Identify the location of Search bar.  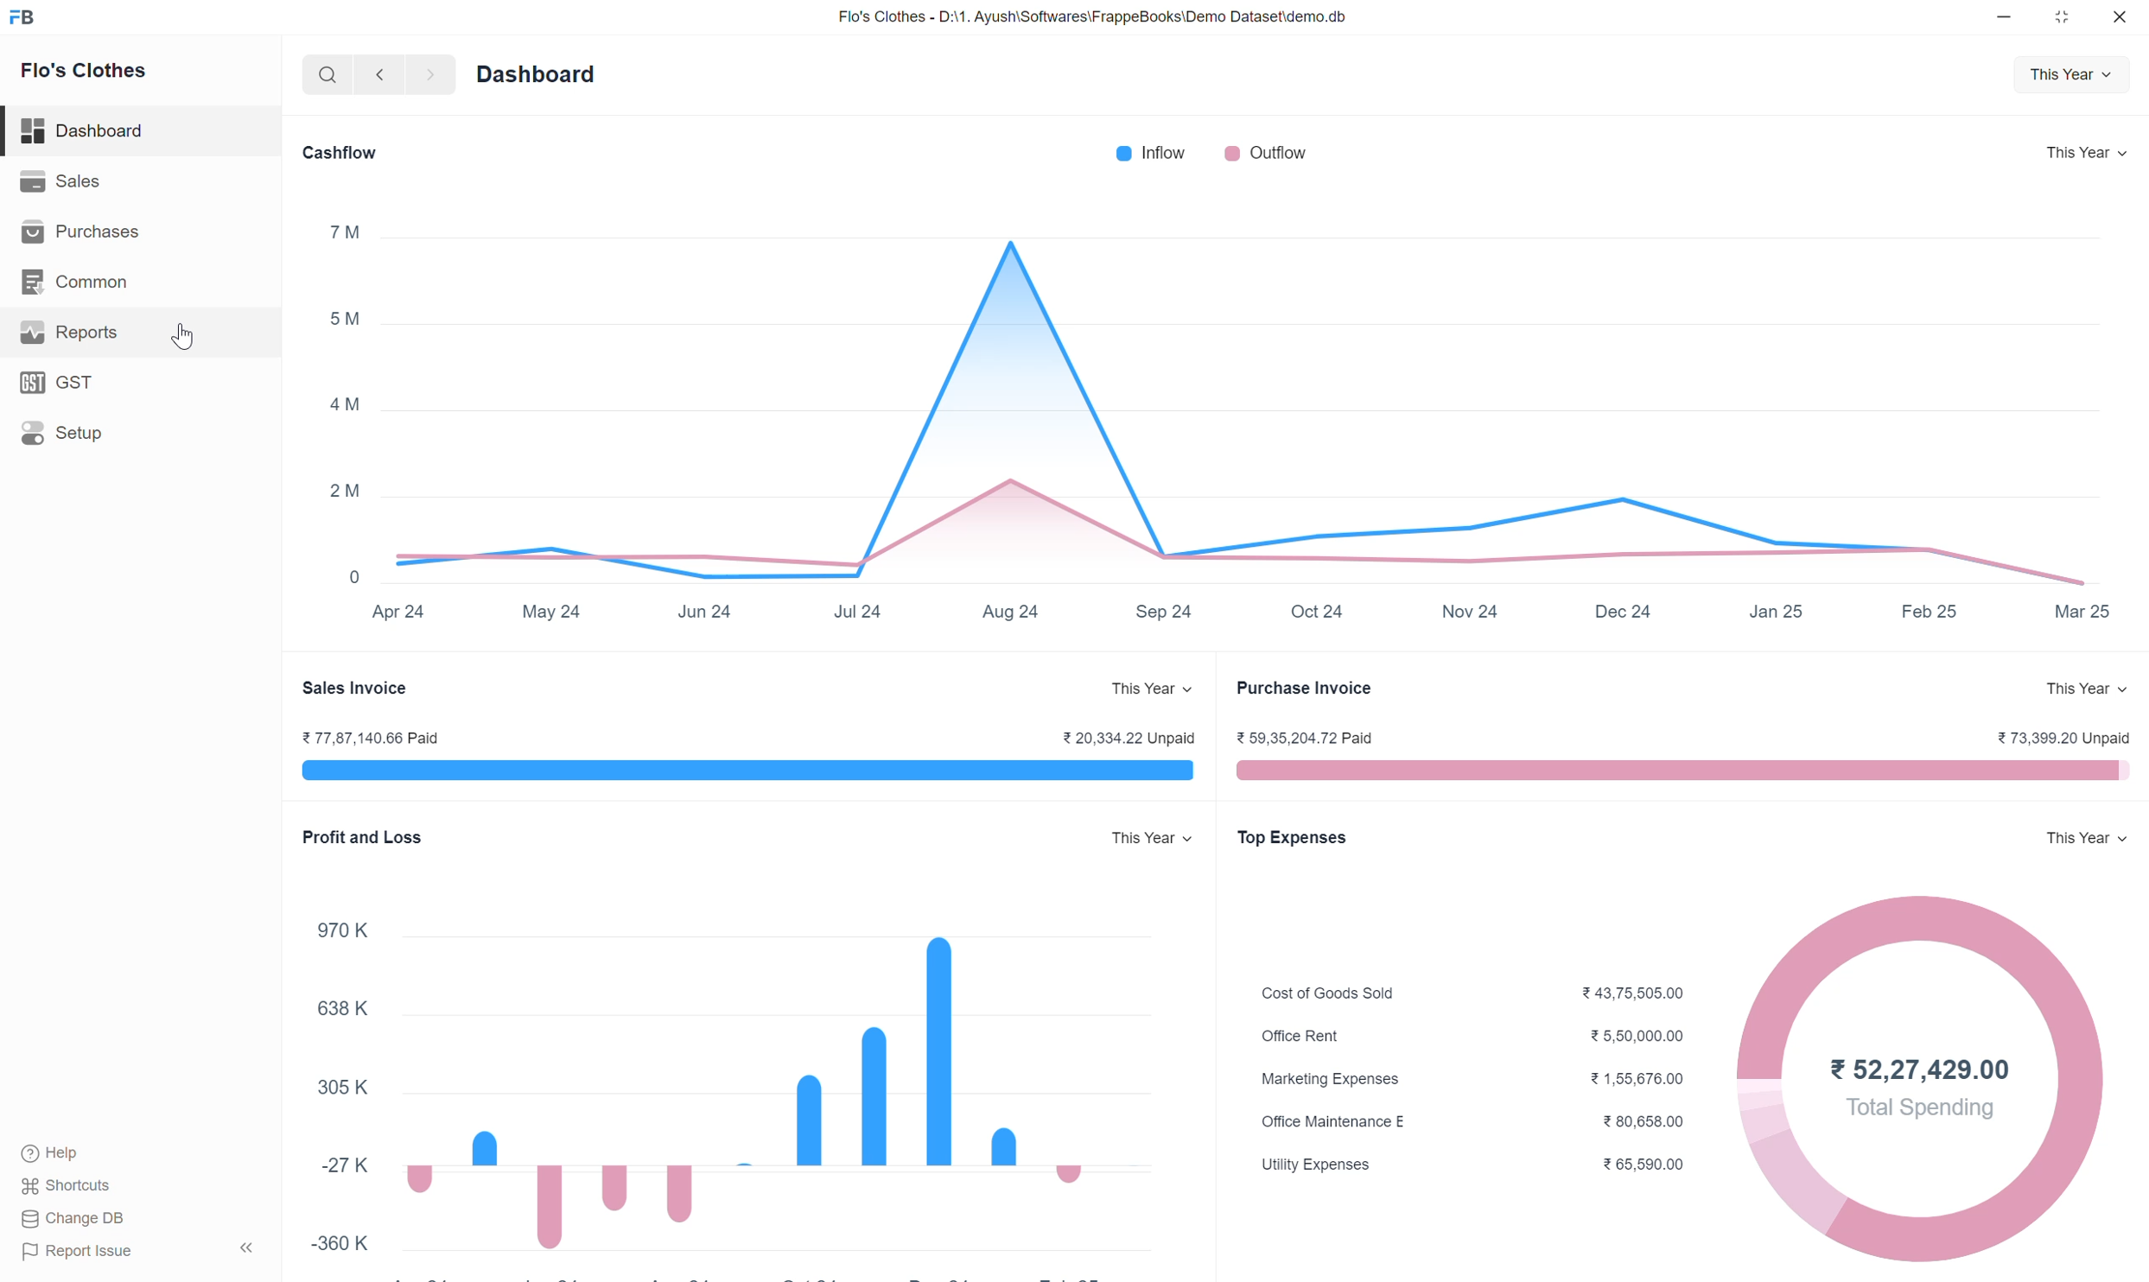
(315, 79).